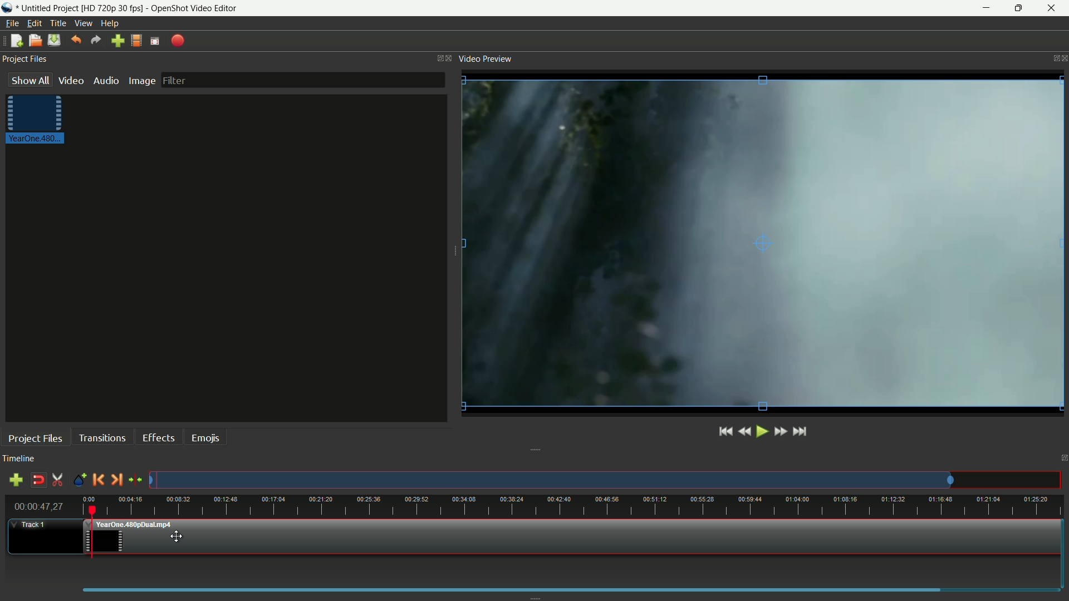 The height and width of the screenshot is (601, 1069). What do you see at coordinates (762, 242) in the screenshot?
I see `video preview` at bounding box center [762, 242].